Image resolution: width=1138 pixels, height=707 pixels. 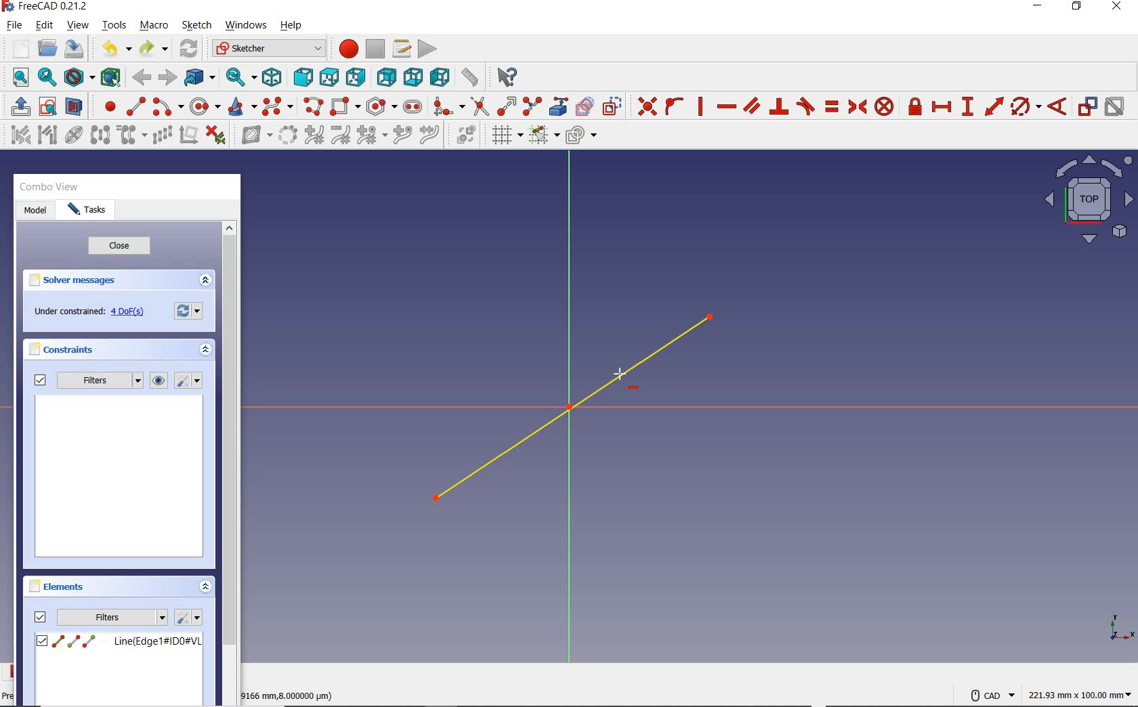 What do you see at coordinates (40, 616) in the screenshot?
I see `CHECK TO TOGGLE FILTERS` at bounding box center [40, 616].